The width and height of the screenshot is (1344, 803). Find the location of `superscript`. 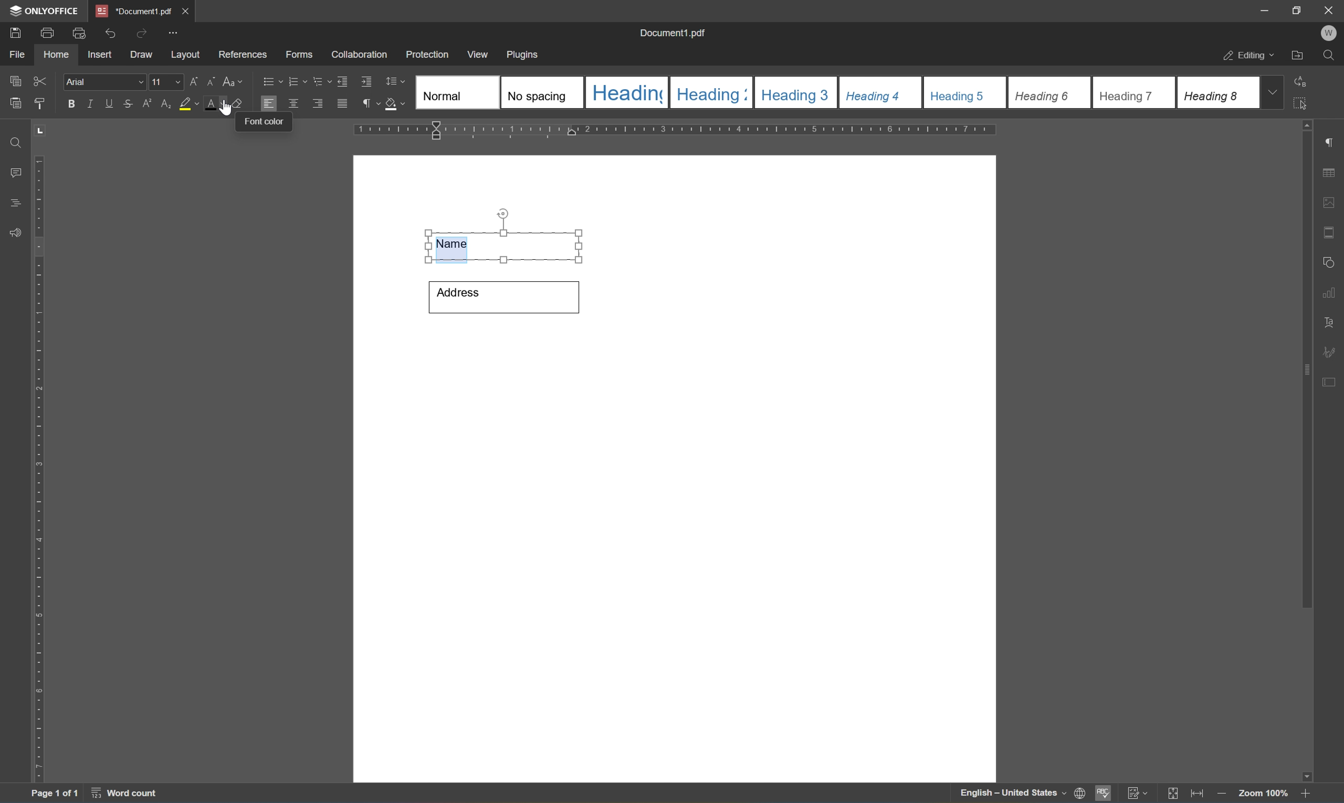

superscript is located at coordinates (147, 106).